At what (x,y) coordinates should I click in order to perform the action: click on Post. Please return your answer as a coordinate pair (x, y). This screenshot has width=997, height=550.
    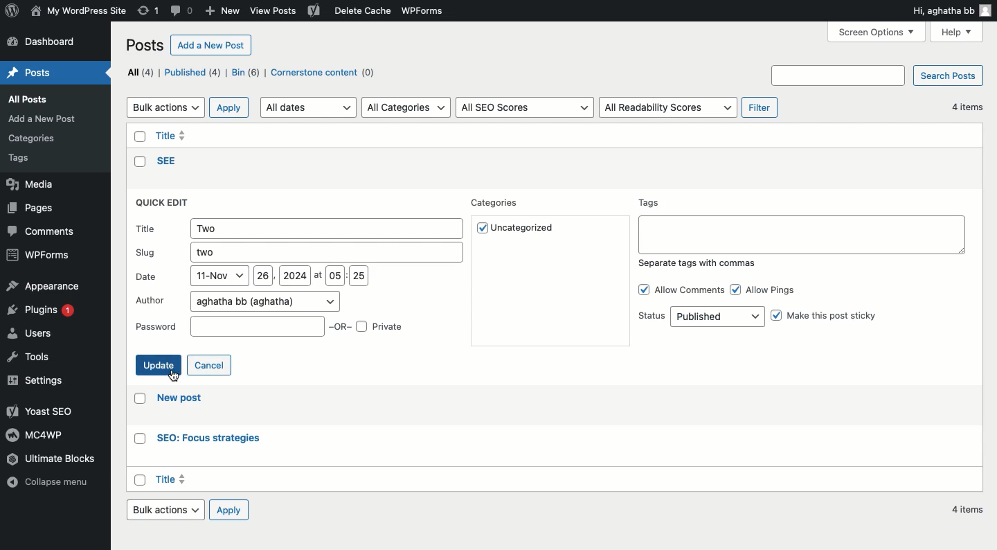
    Looking at the image, I should click on (34, 73).